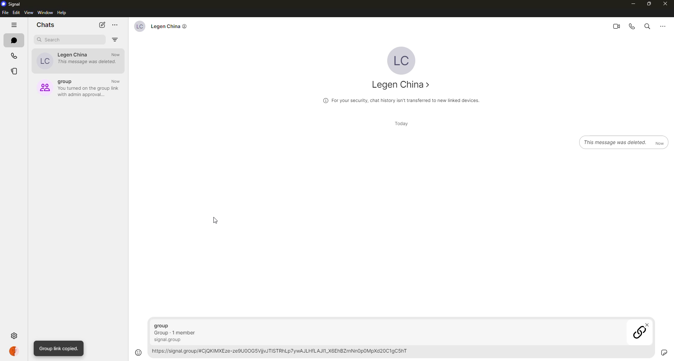  What do you see at coordinates (159, 26) in the screenshot?
I see `contact` at bounding box center [159, 26].